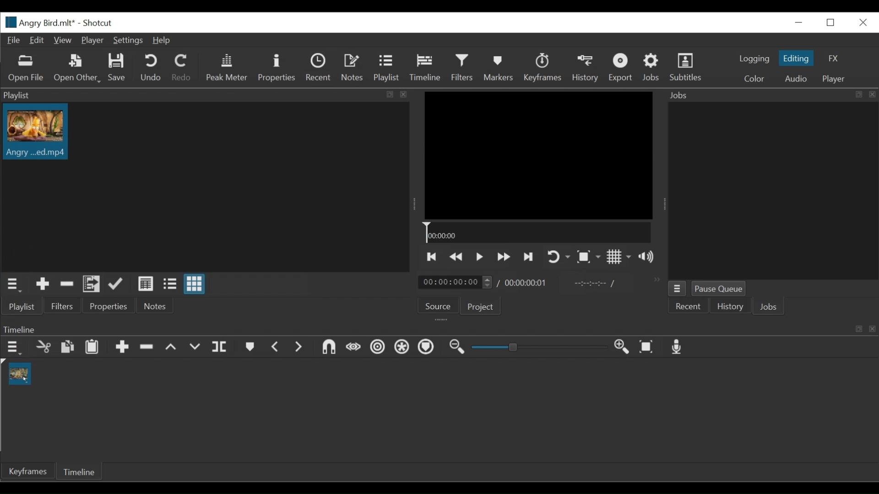  Describe the element at coordinates (719, 289) in the screenshot. I see `Pause Queue` at that location.